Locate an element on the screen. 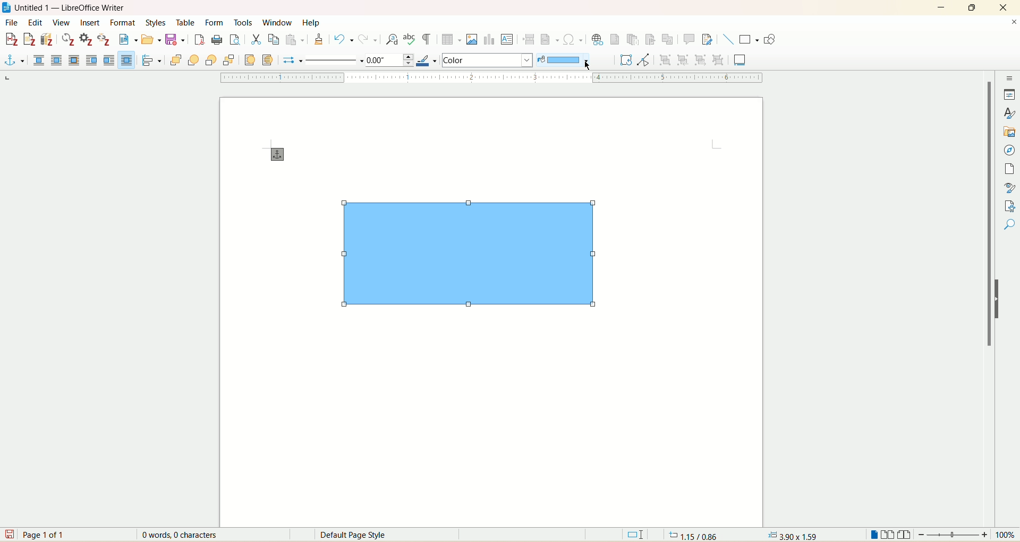 This screenshot has width=1020, height=542. window is located at coordinates (278, 21).